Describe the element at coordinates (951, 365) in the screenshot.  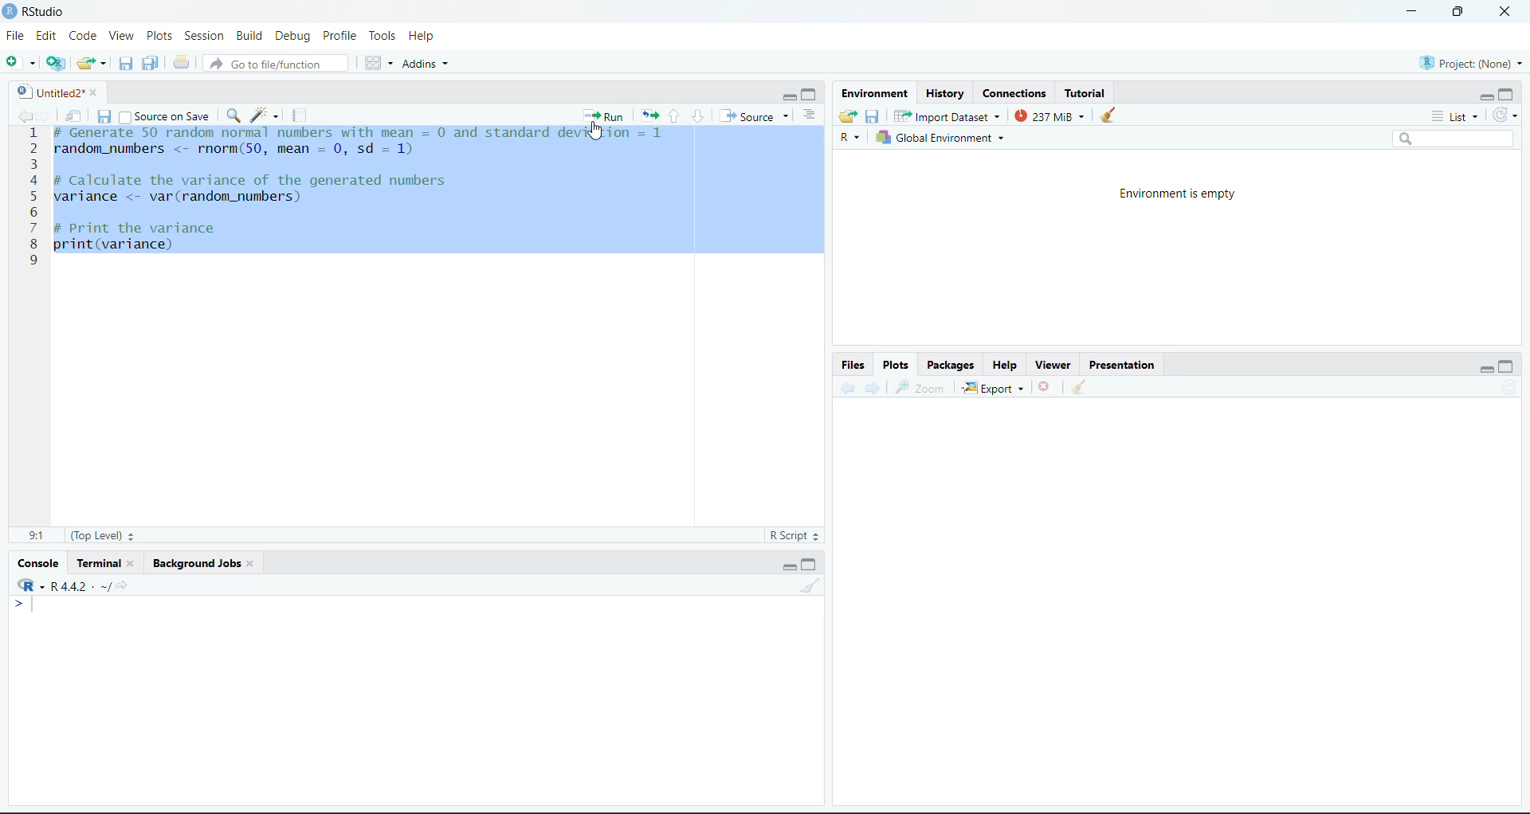
I see `Packages` at that location.